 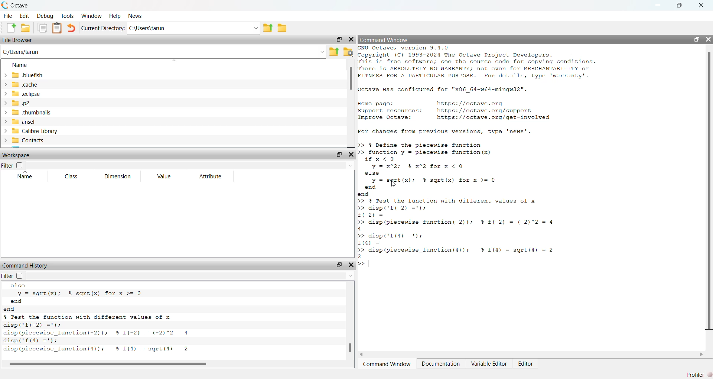 I want to click on Copy, so click(x=42, y=27).